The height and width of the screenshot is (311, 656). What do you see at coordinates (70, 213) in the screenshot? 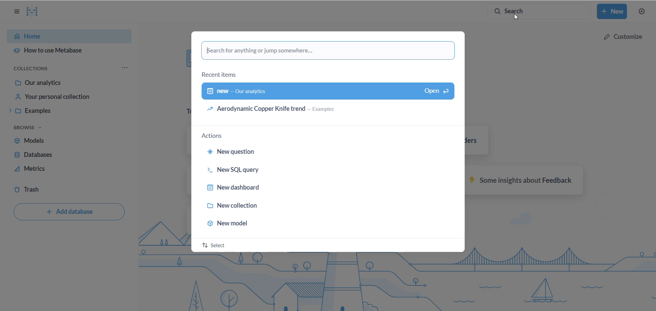
I see `add database` at bounding box center [70, 213].